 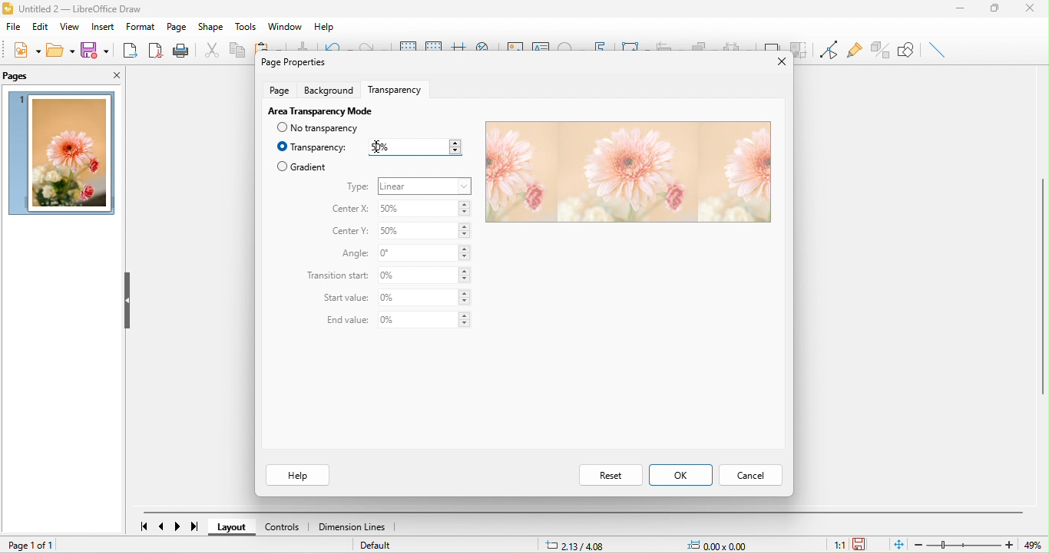 I want to click on close, so click(x=106, y=74).